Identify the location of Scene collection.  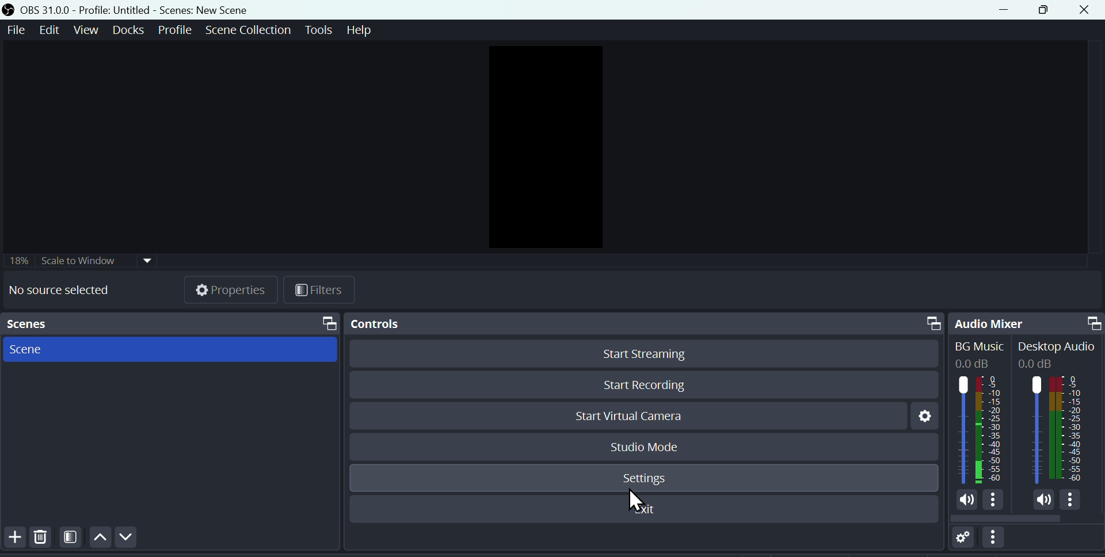
(247, 31).